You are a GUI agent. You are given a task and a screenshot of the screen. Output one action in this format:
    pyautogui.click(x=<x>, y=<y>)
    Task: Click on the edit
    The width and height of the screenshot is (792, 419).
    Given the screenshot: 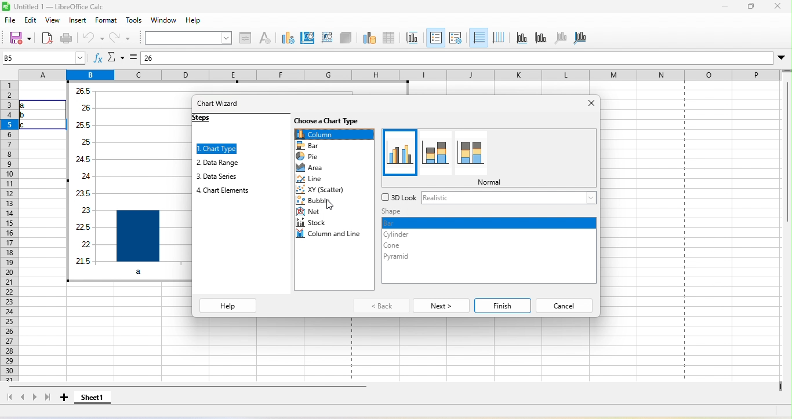 What is the action you would take?
    pyautogui.click(x=32, y=21)
    